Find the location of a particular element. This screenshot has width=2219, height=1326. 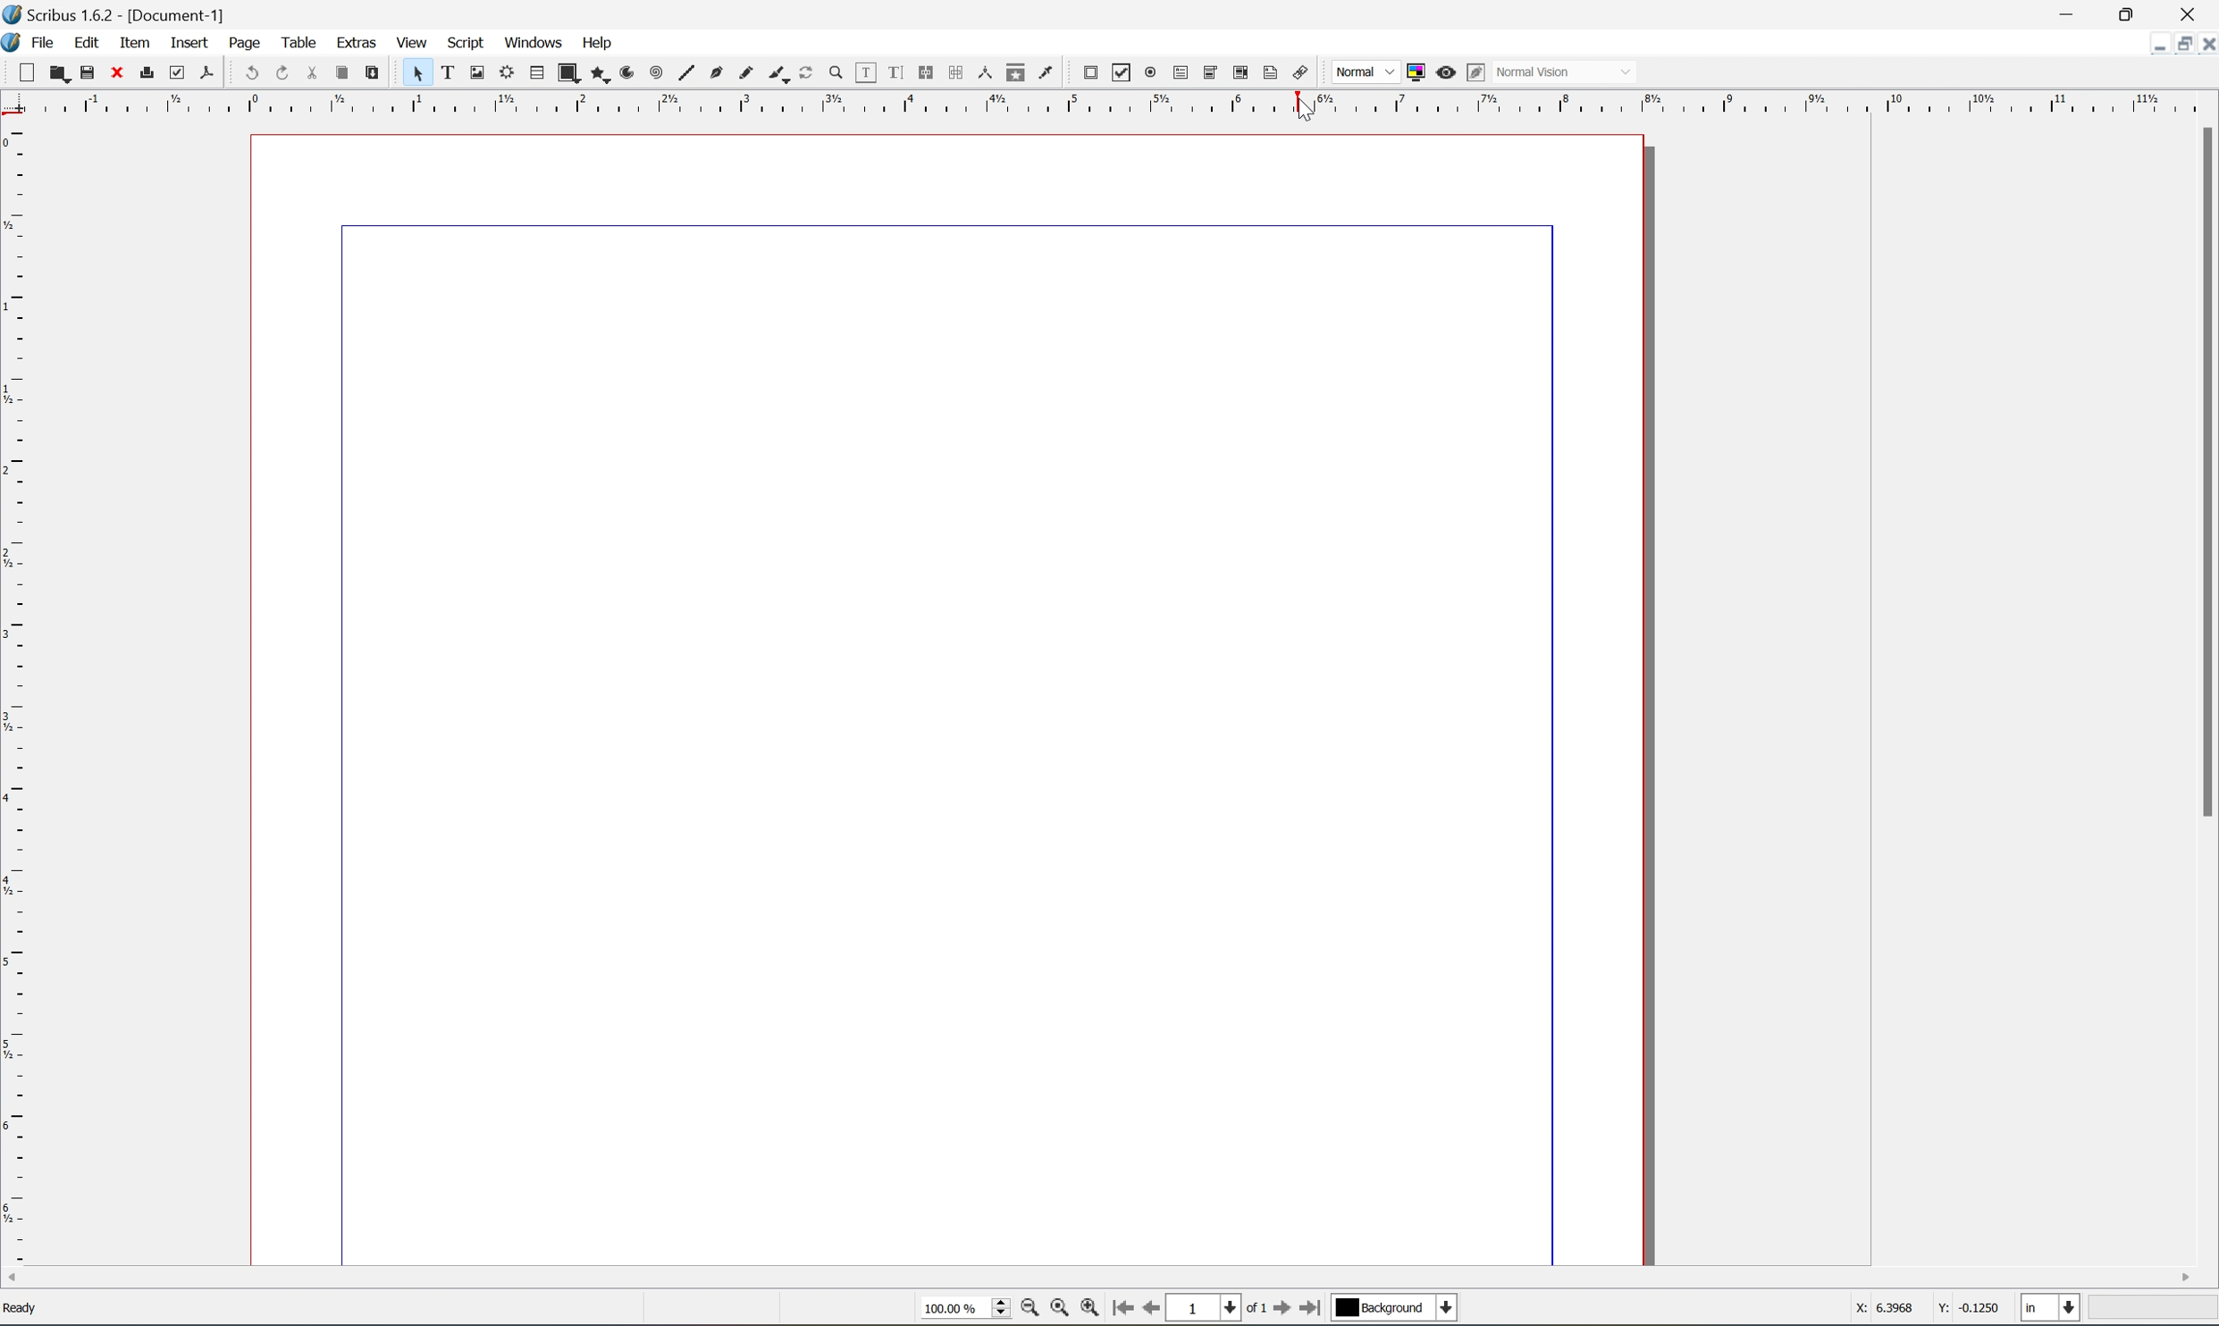

text annotation is located at coordinates (1273, 73).